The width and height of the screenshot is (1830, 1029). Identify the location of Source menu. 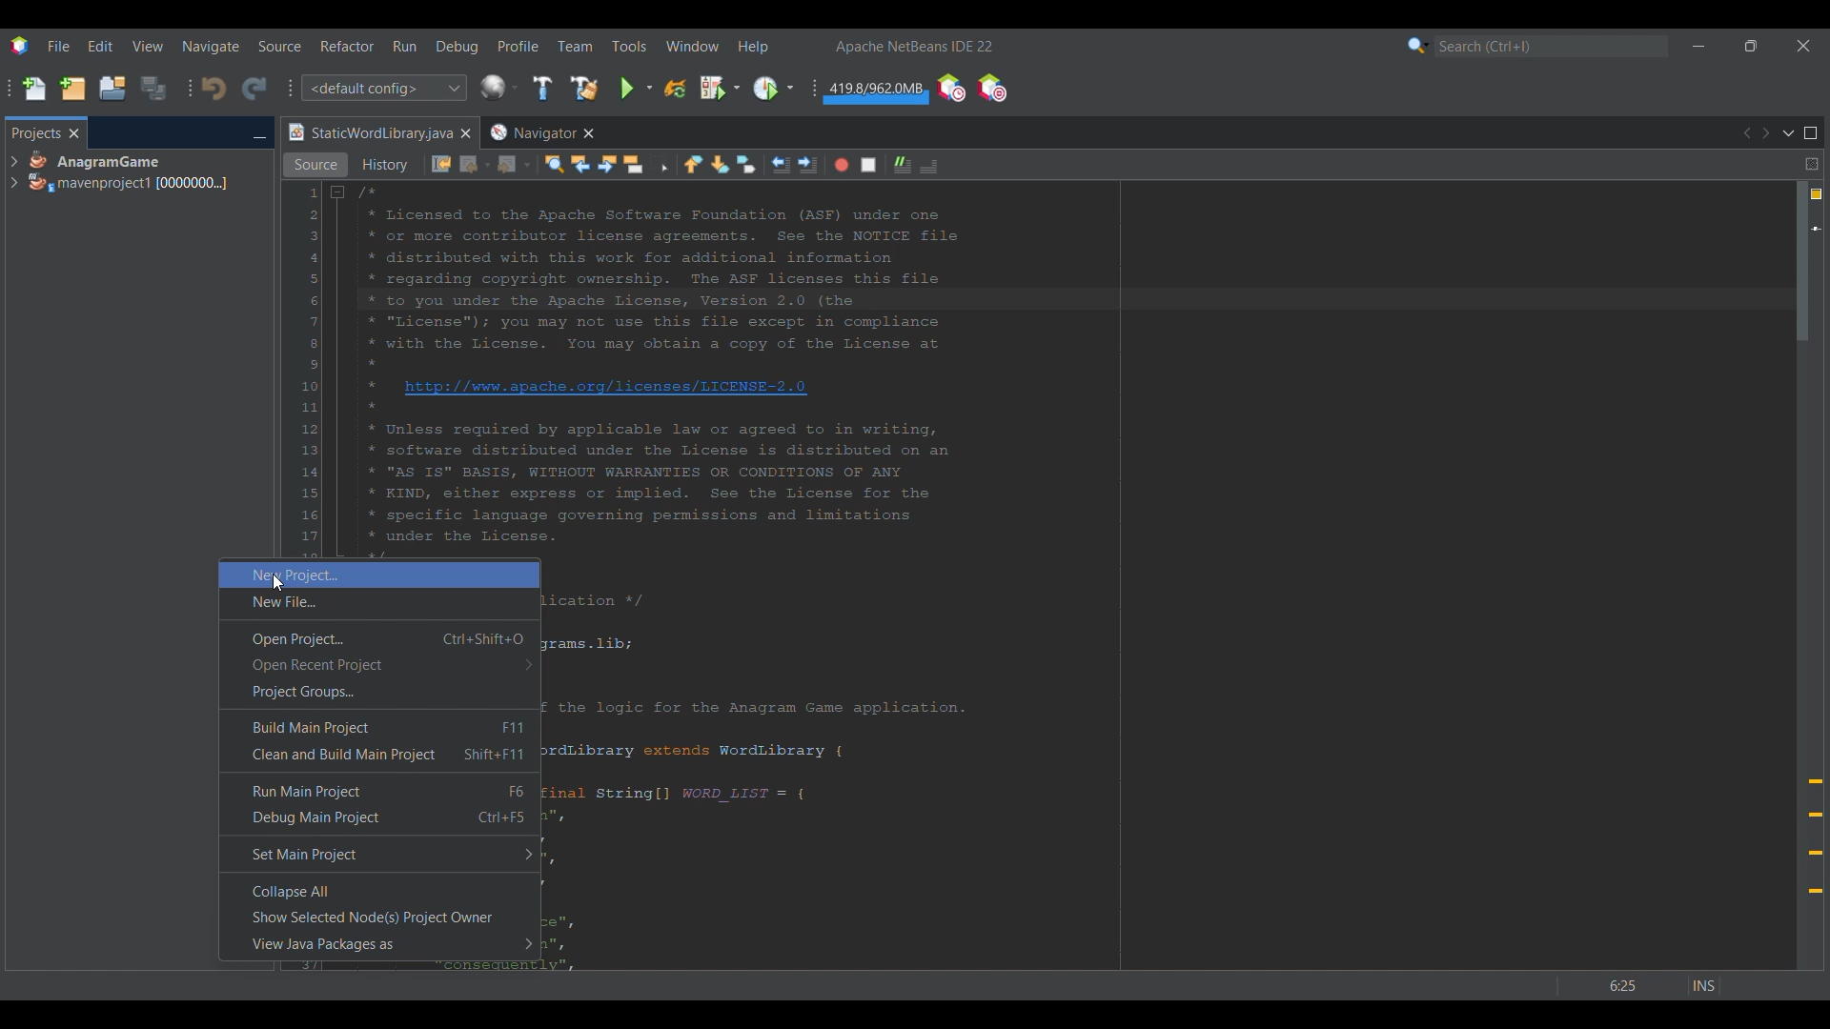
(280, 46).